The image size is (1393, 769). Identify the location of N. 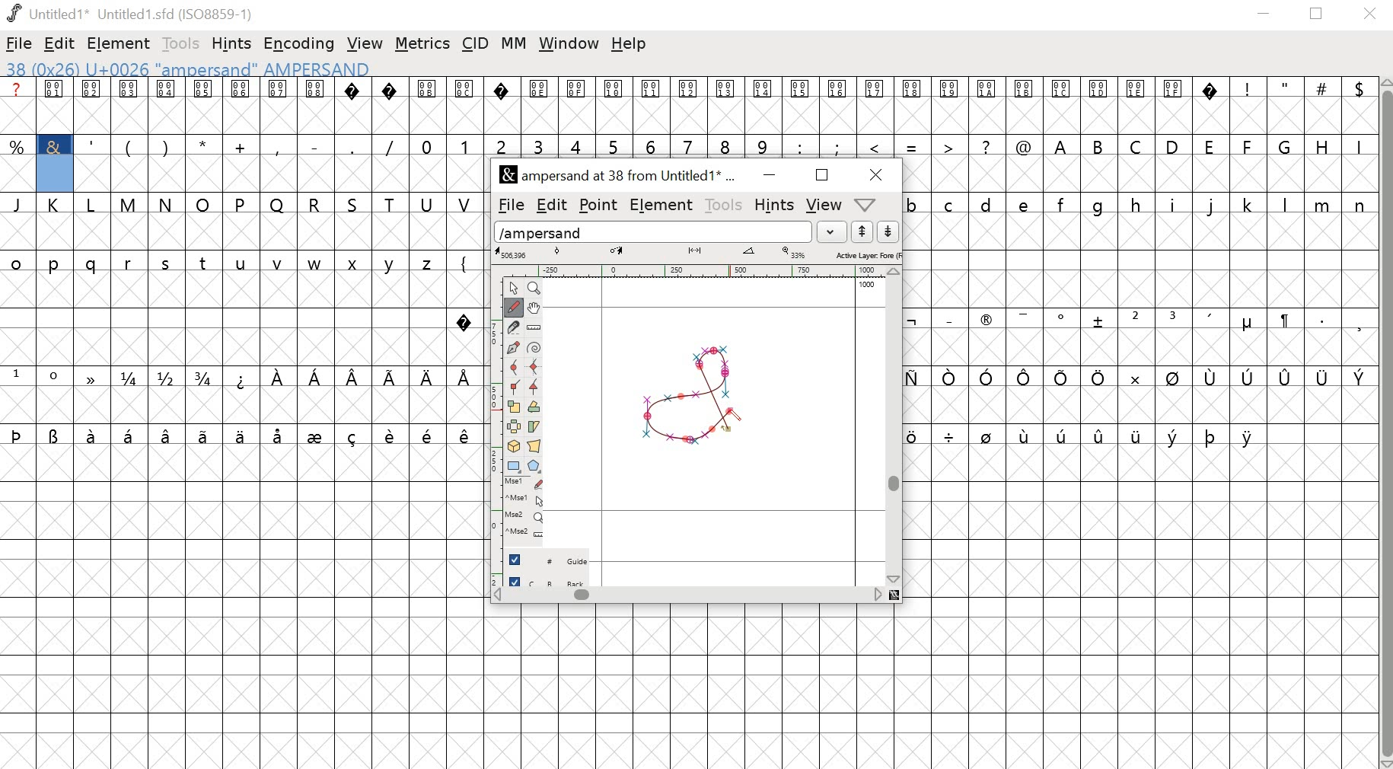
(167, 204).